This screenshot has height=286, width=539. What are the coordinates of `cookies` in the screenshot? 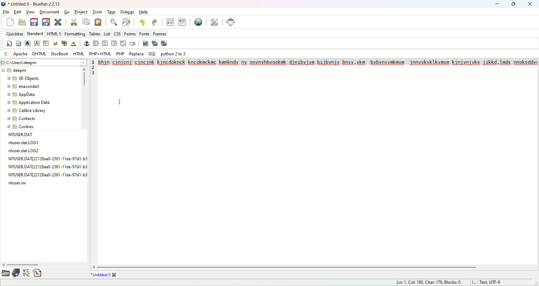 It's located at (22, 127).